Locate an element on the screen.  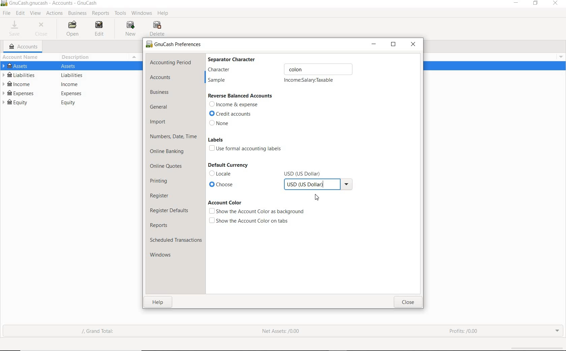
EDIT is located at coordinates (20, 13).